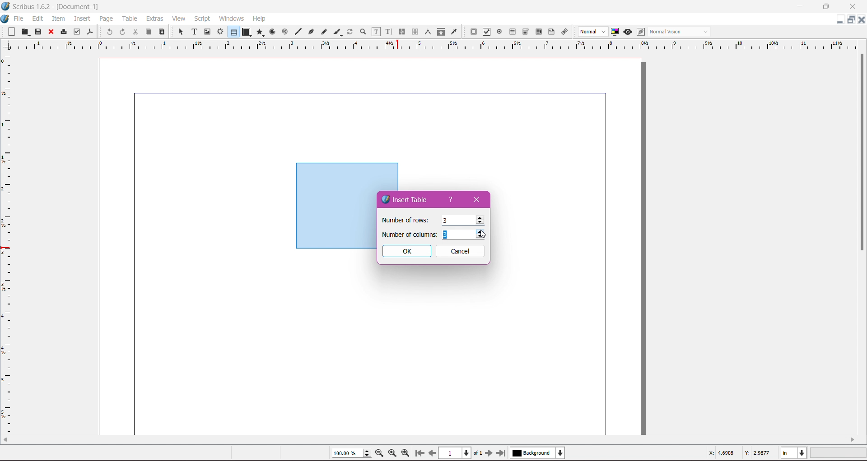 Image resolution: width=867 pixels, height=461 pixels. Describe the element at coordinates (25, 452) in the screenshot. I see `Insert a table (A)` at that location.